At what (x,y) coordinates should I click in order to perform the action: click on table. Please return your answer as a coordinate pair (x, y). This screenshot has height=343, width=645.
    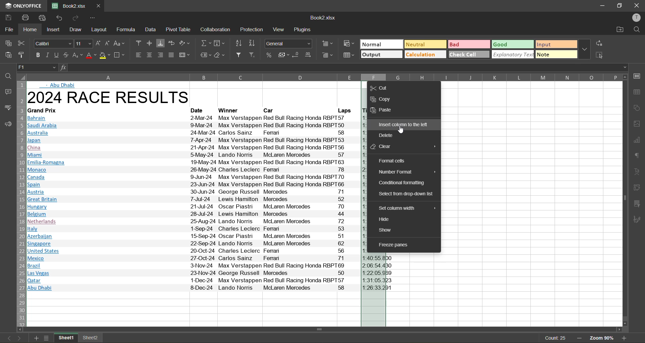
    Looking at the image, I should click on (639, 92).